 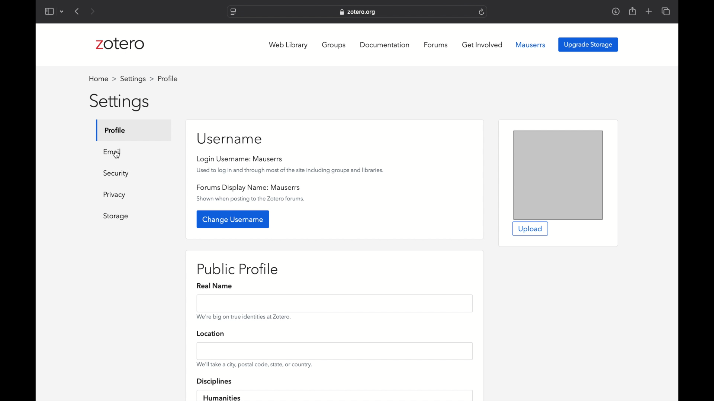 I want to click on home, so click(x=101, y=78).